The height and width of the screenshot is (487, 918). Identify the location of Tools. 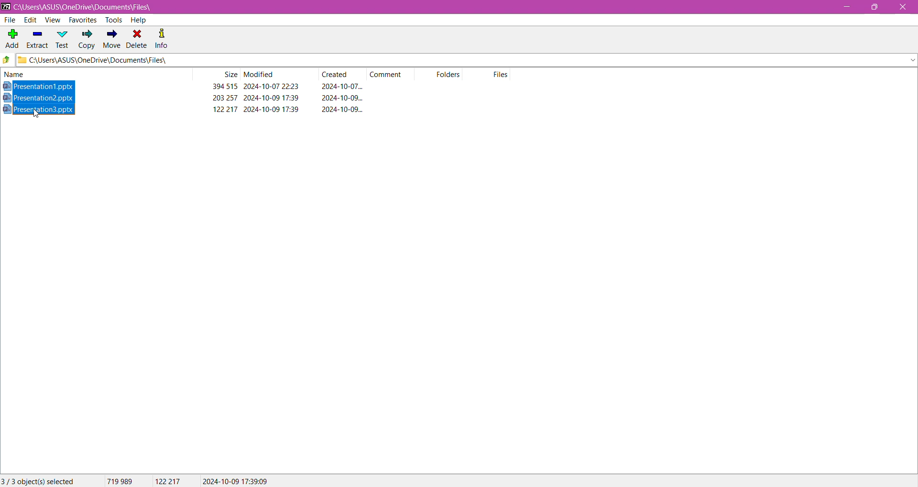
(112, 20).